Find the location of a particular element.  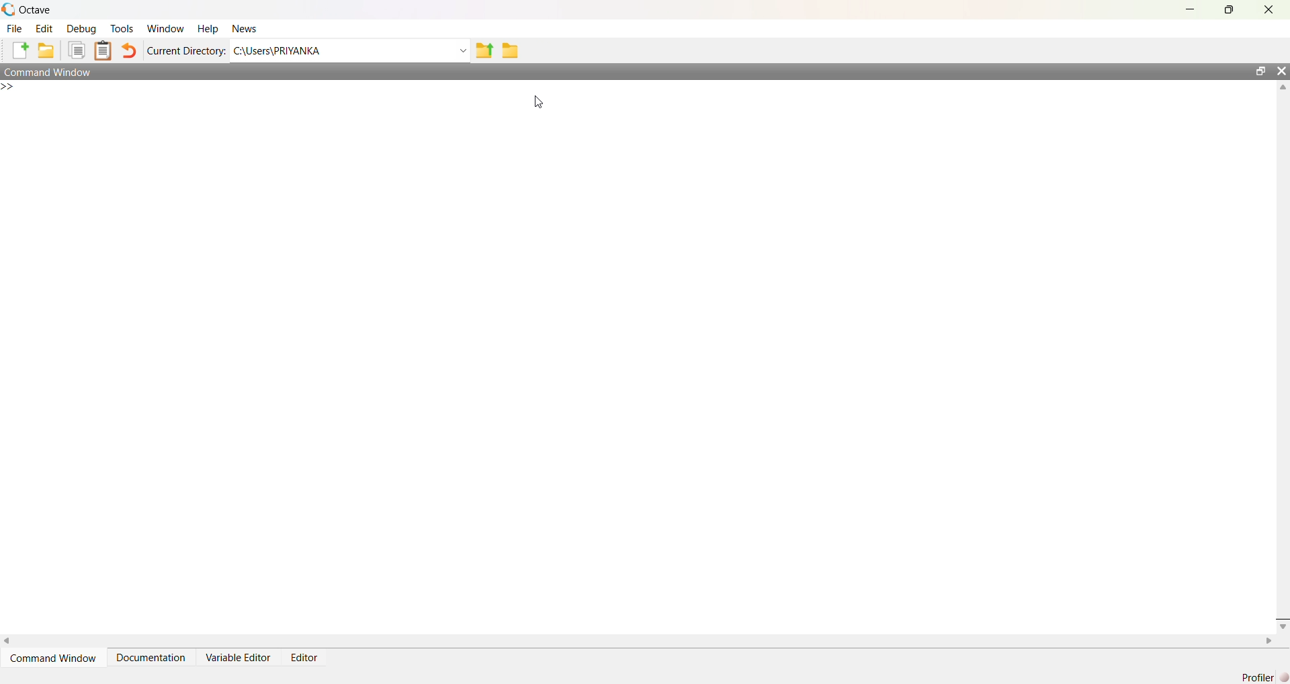

ENter Input is located at coordinates (13, 89).